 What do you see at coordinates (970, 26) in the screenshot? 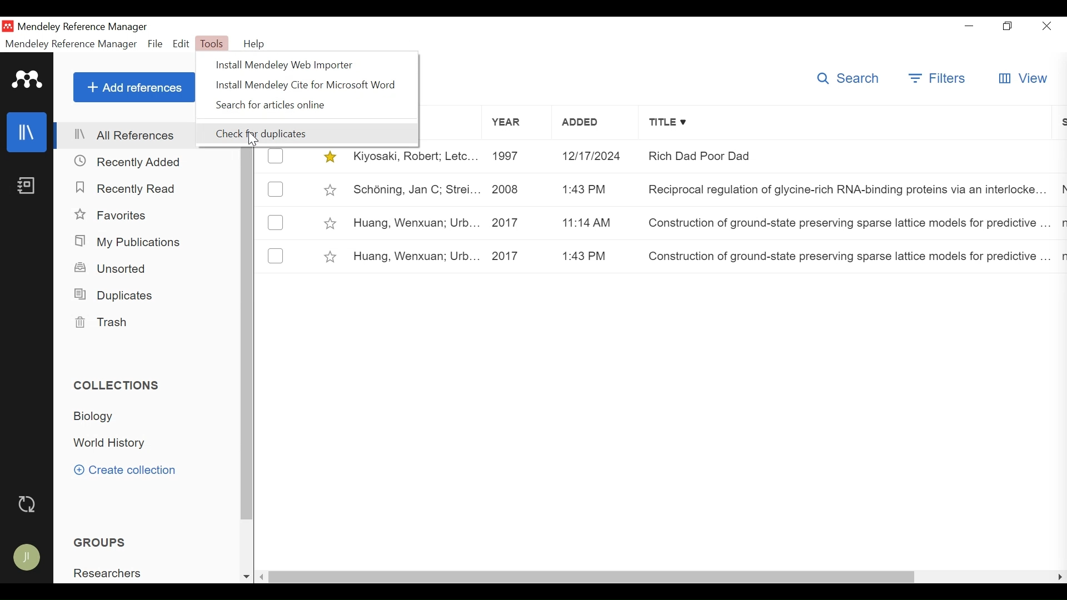
I see `minimize` at bounding box center [970, 26].